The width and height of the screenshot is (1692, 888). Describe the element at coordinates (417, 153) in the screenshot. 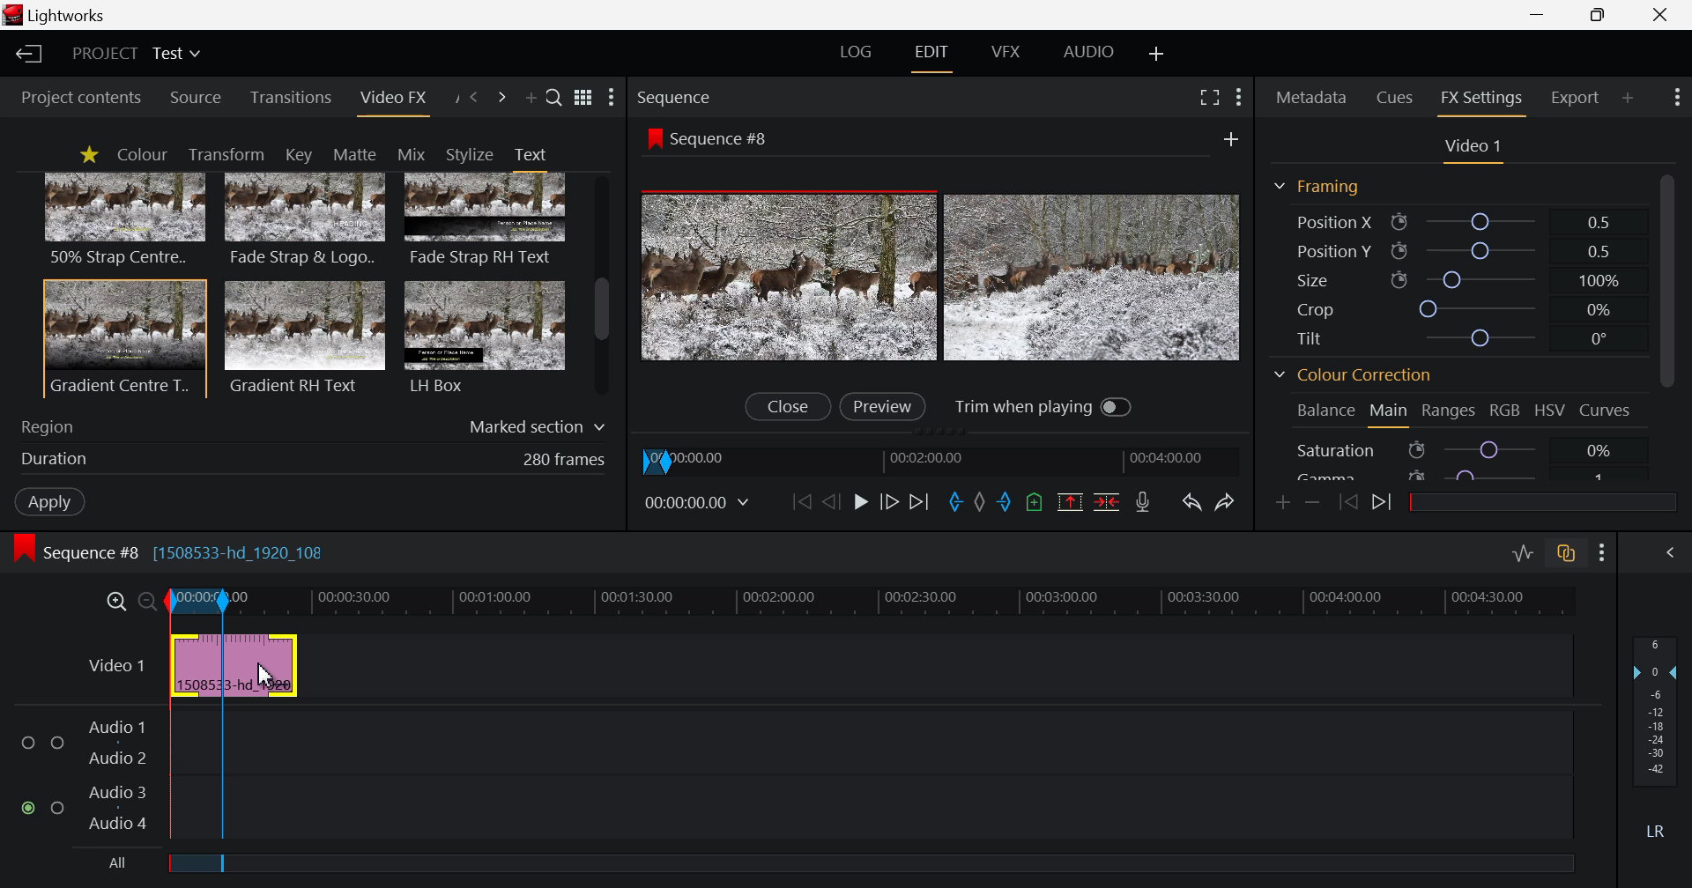

I see `Mix` at that location.